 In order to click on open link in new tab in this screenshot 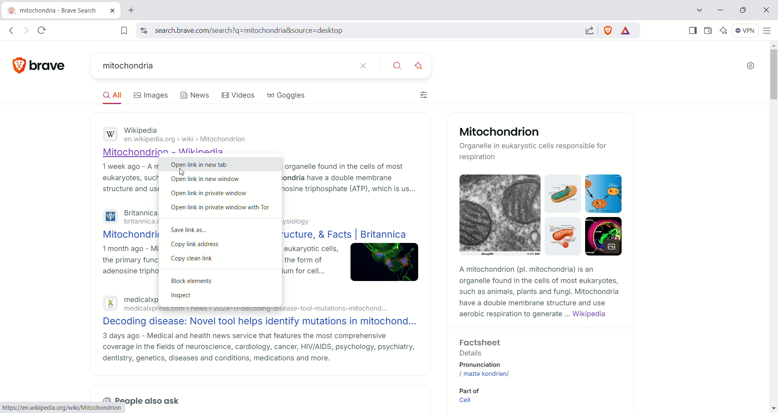, I will do `click(219, 164)`.